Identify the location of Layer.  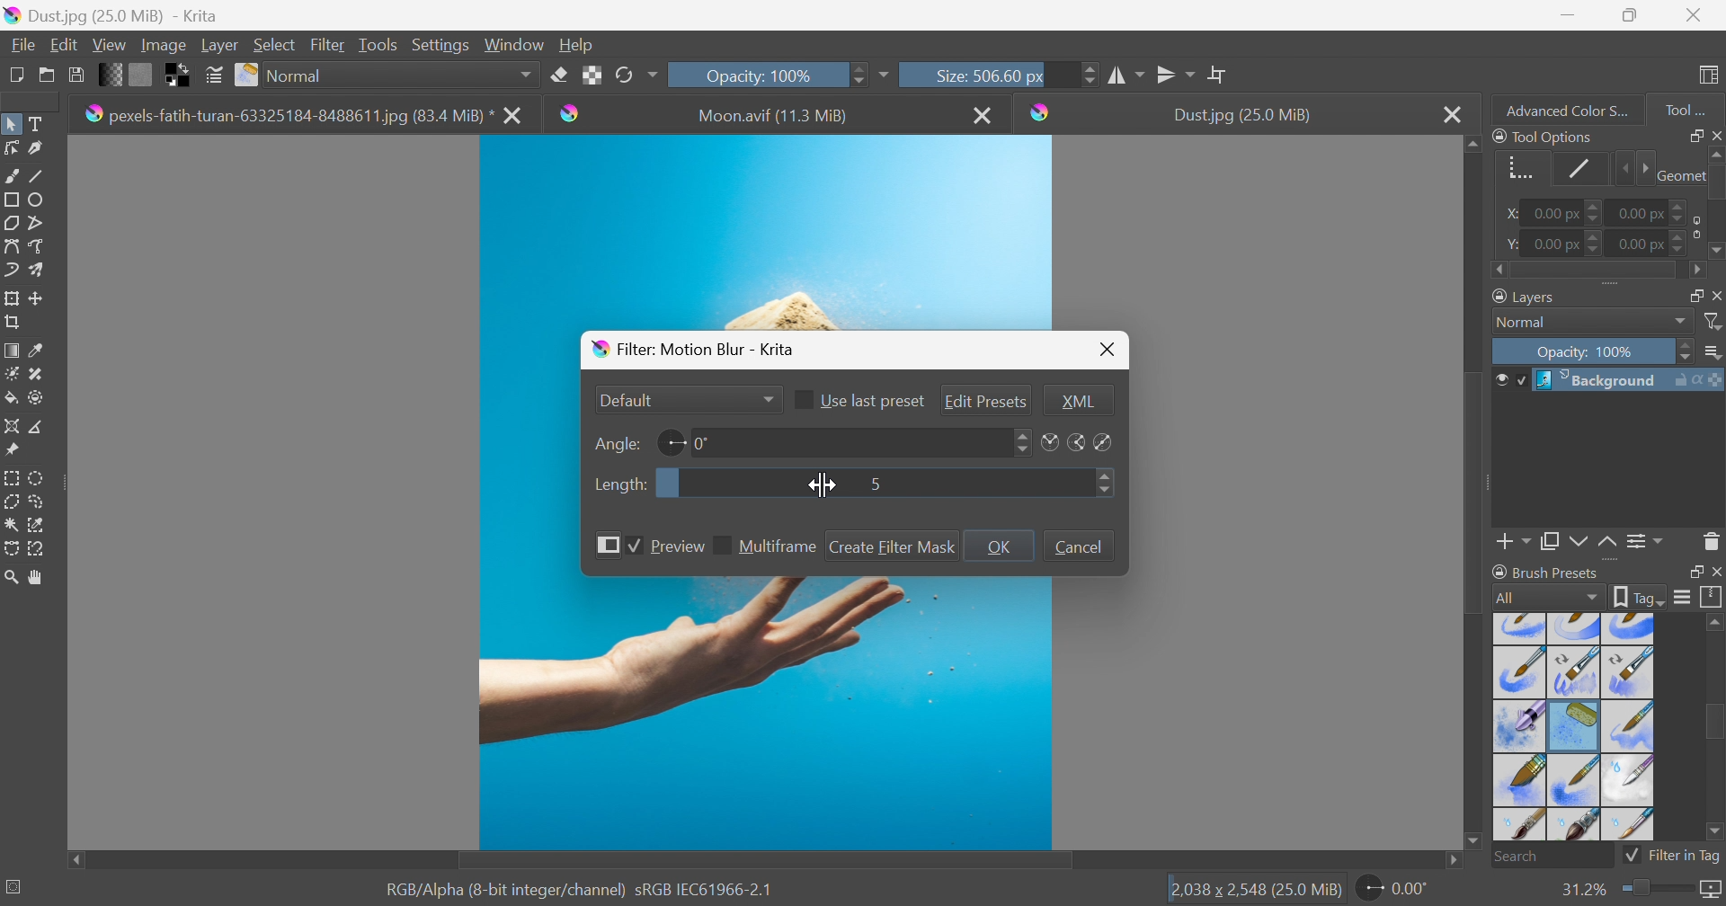
(219, 43).